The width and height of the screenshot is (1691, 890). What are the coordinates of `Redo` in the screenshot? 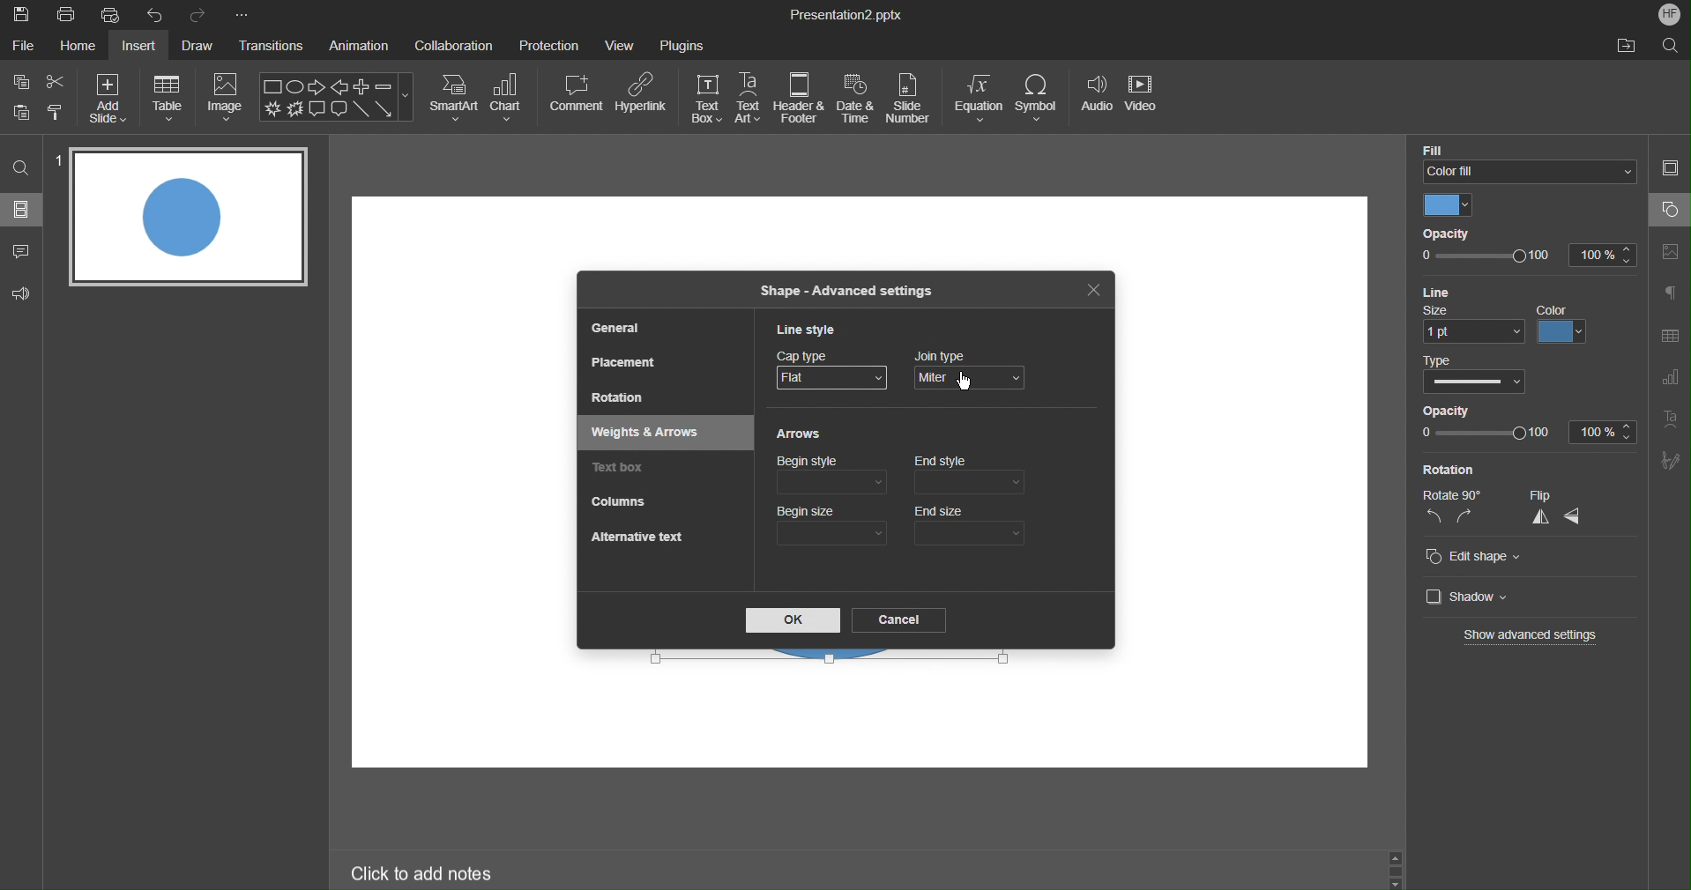 It's located at (199, 15).